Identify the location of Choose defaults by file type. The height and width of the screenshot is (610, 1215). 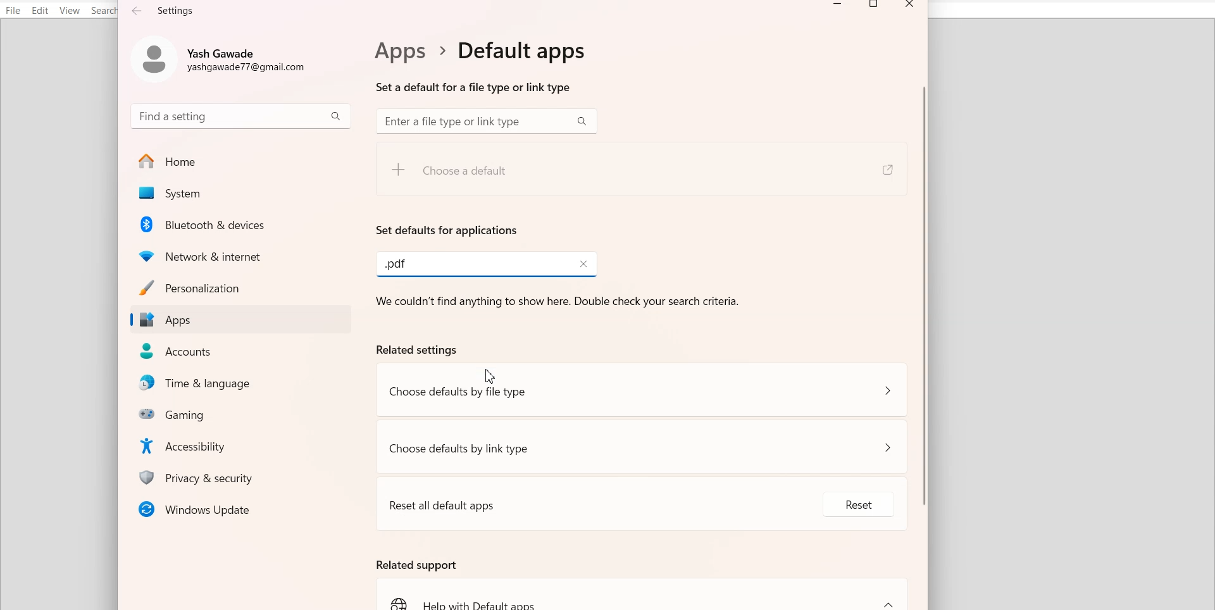
(643, 390).